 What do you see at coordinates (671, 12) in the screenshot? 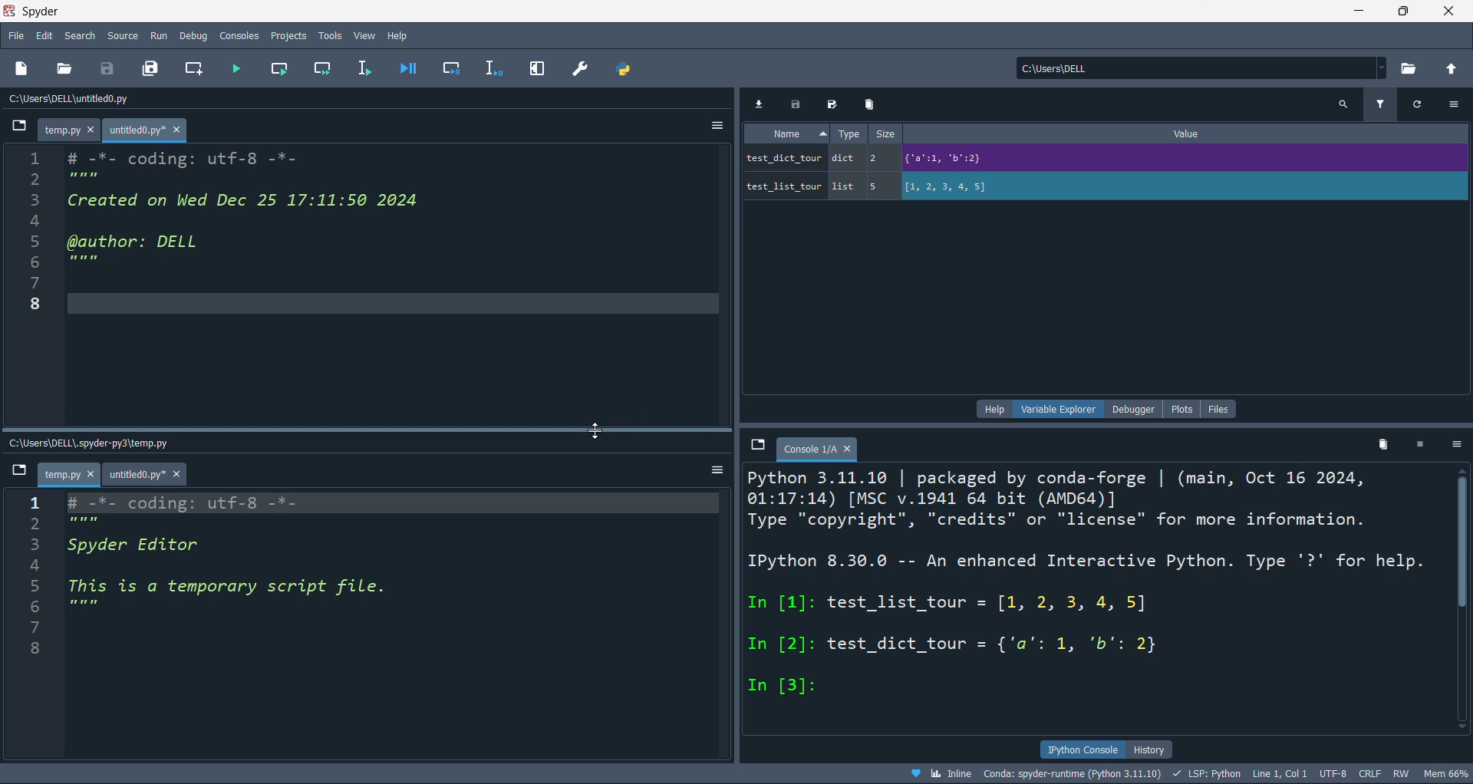
I see `Spyder` at bounding box center [671, 12].